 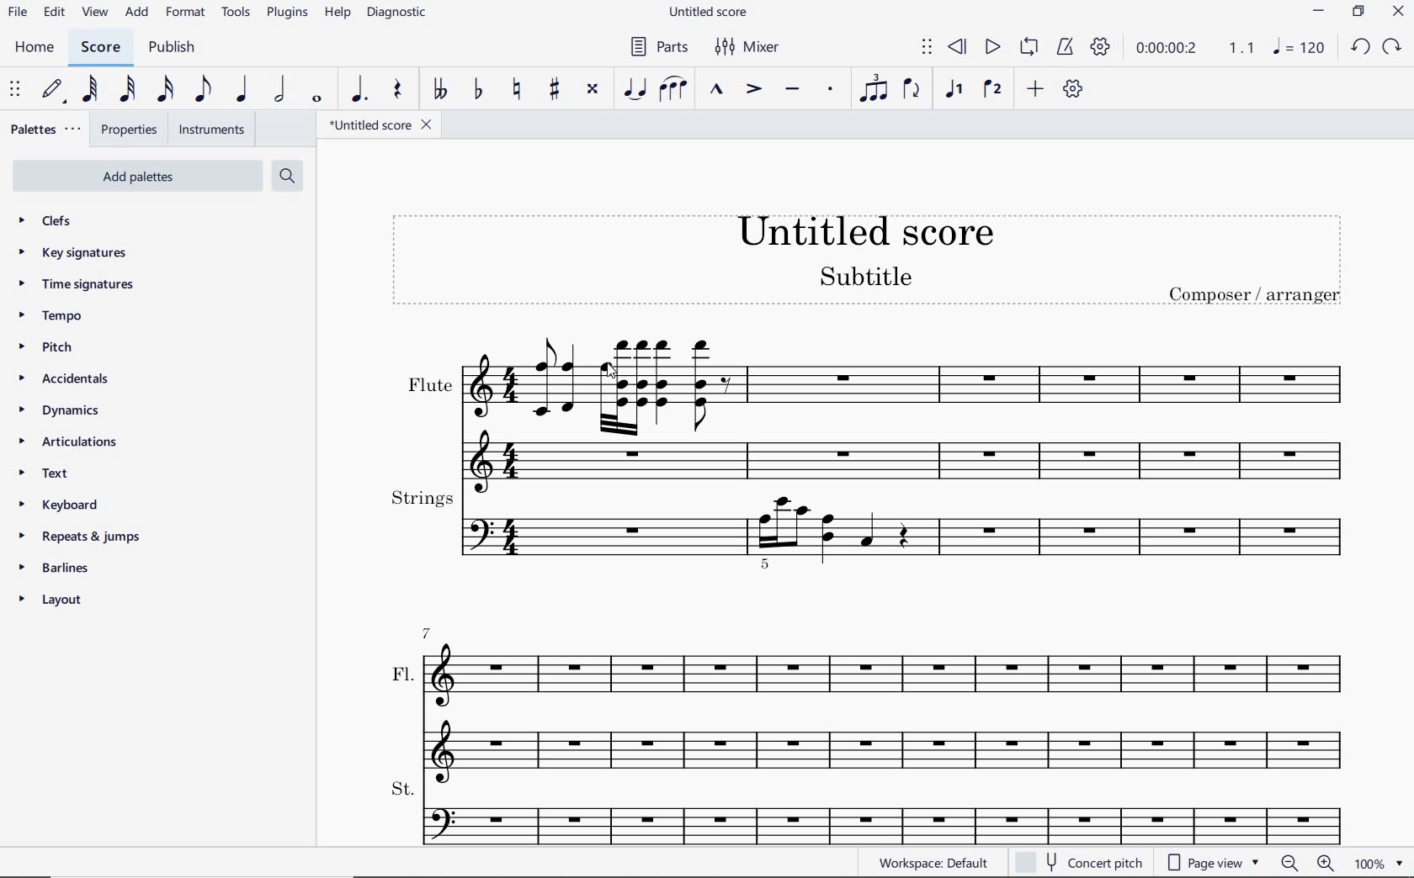 What do you see at coordinates (17, 11) in the screenshot?
I see `file` at bounding box center [17, 11].